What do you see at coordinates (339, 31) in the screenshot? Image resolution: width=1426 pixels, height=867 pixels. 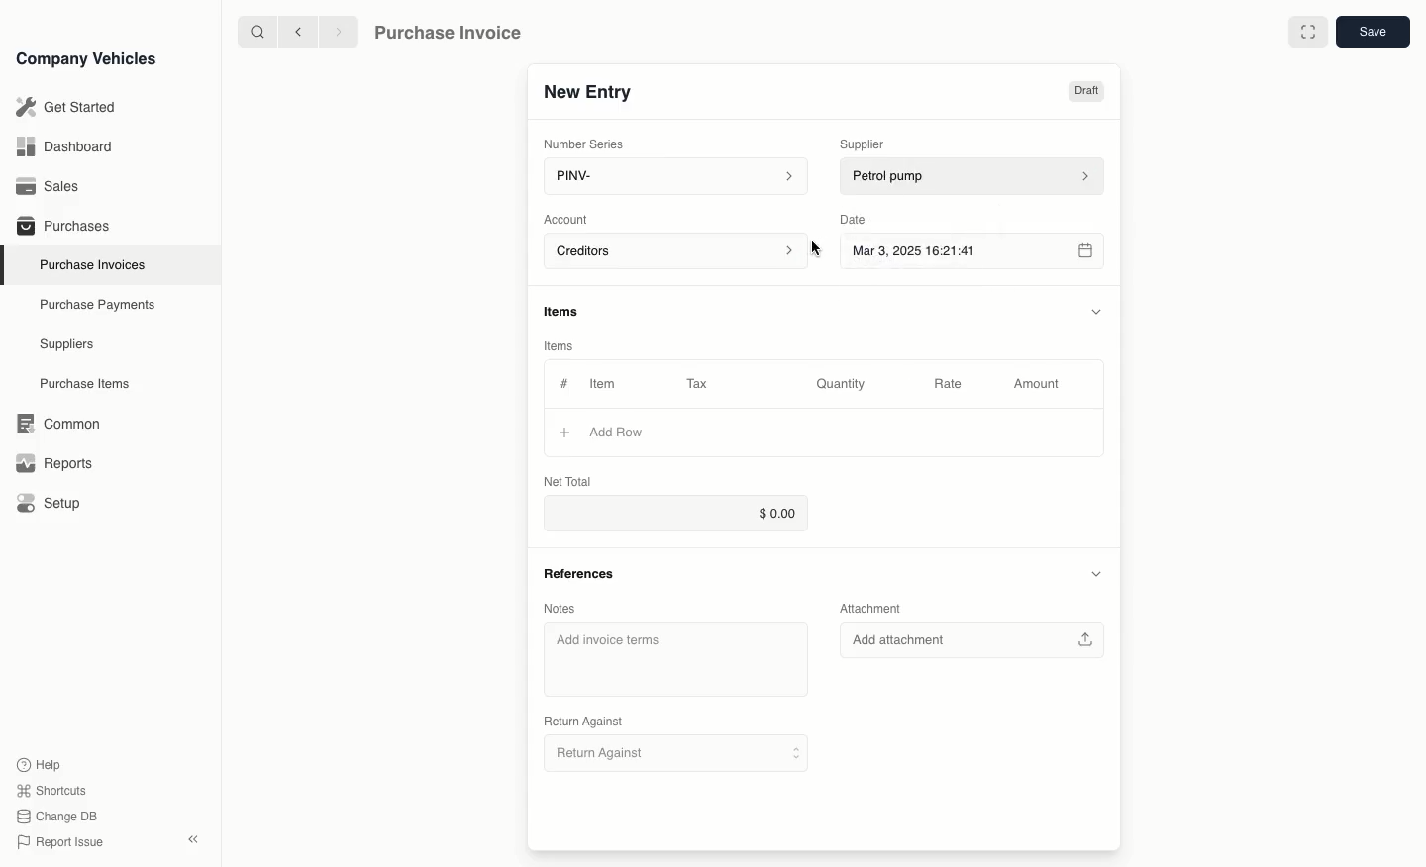 I see `next` at bounding box center [339, 31].